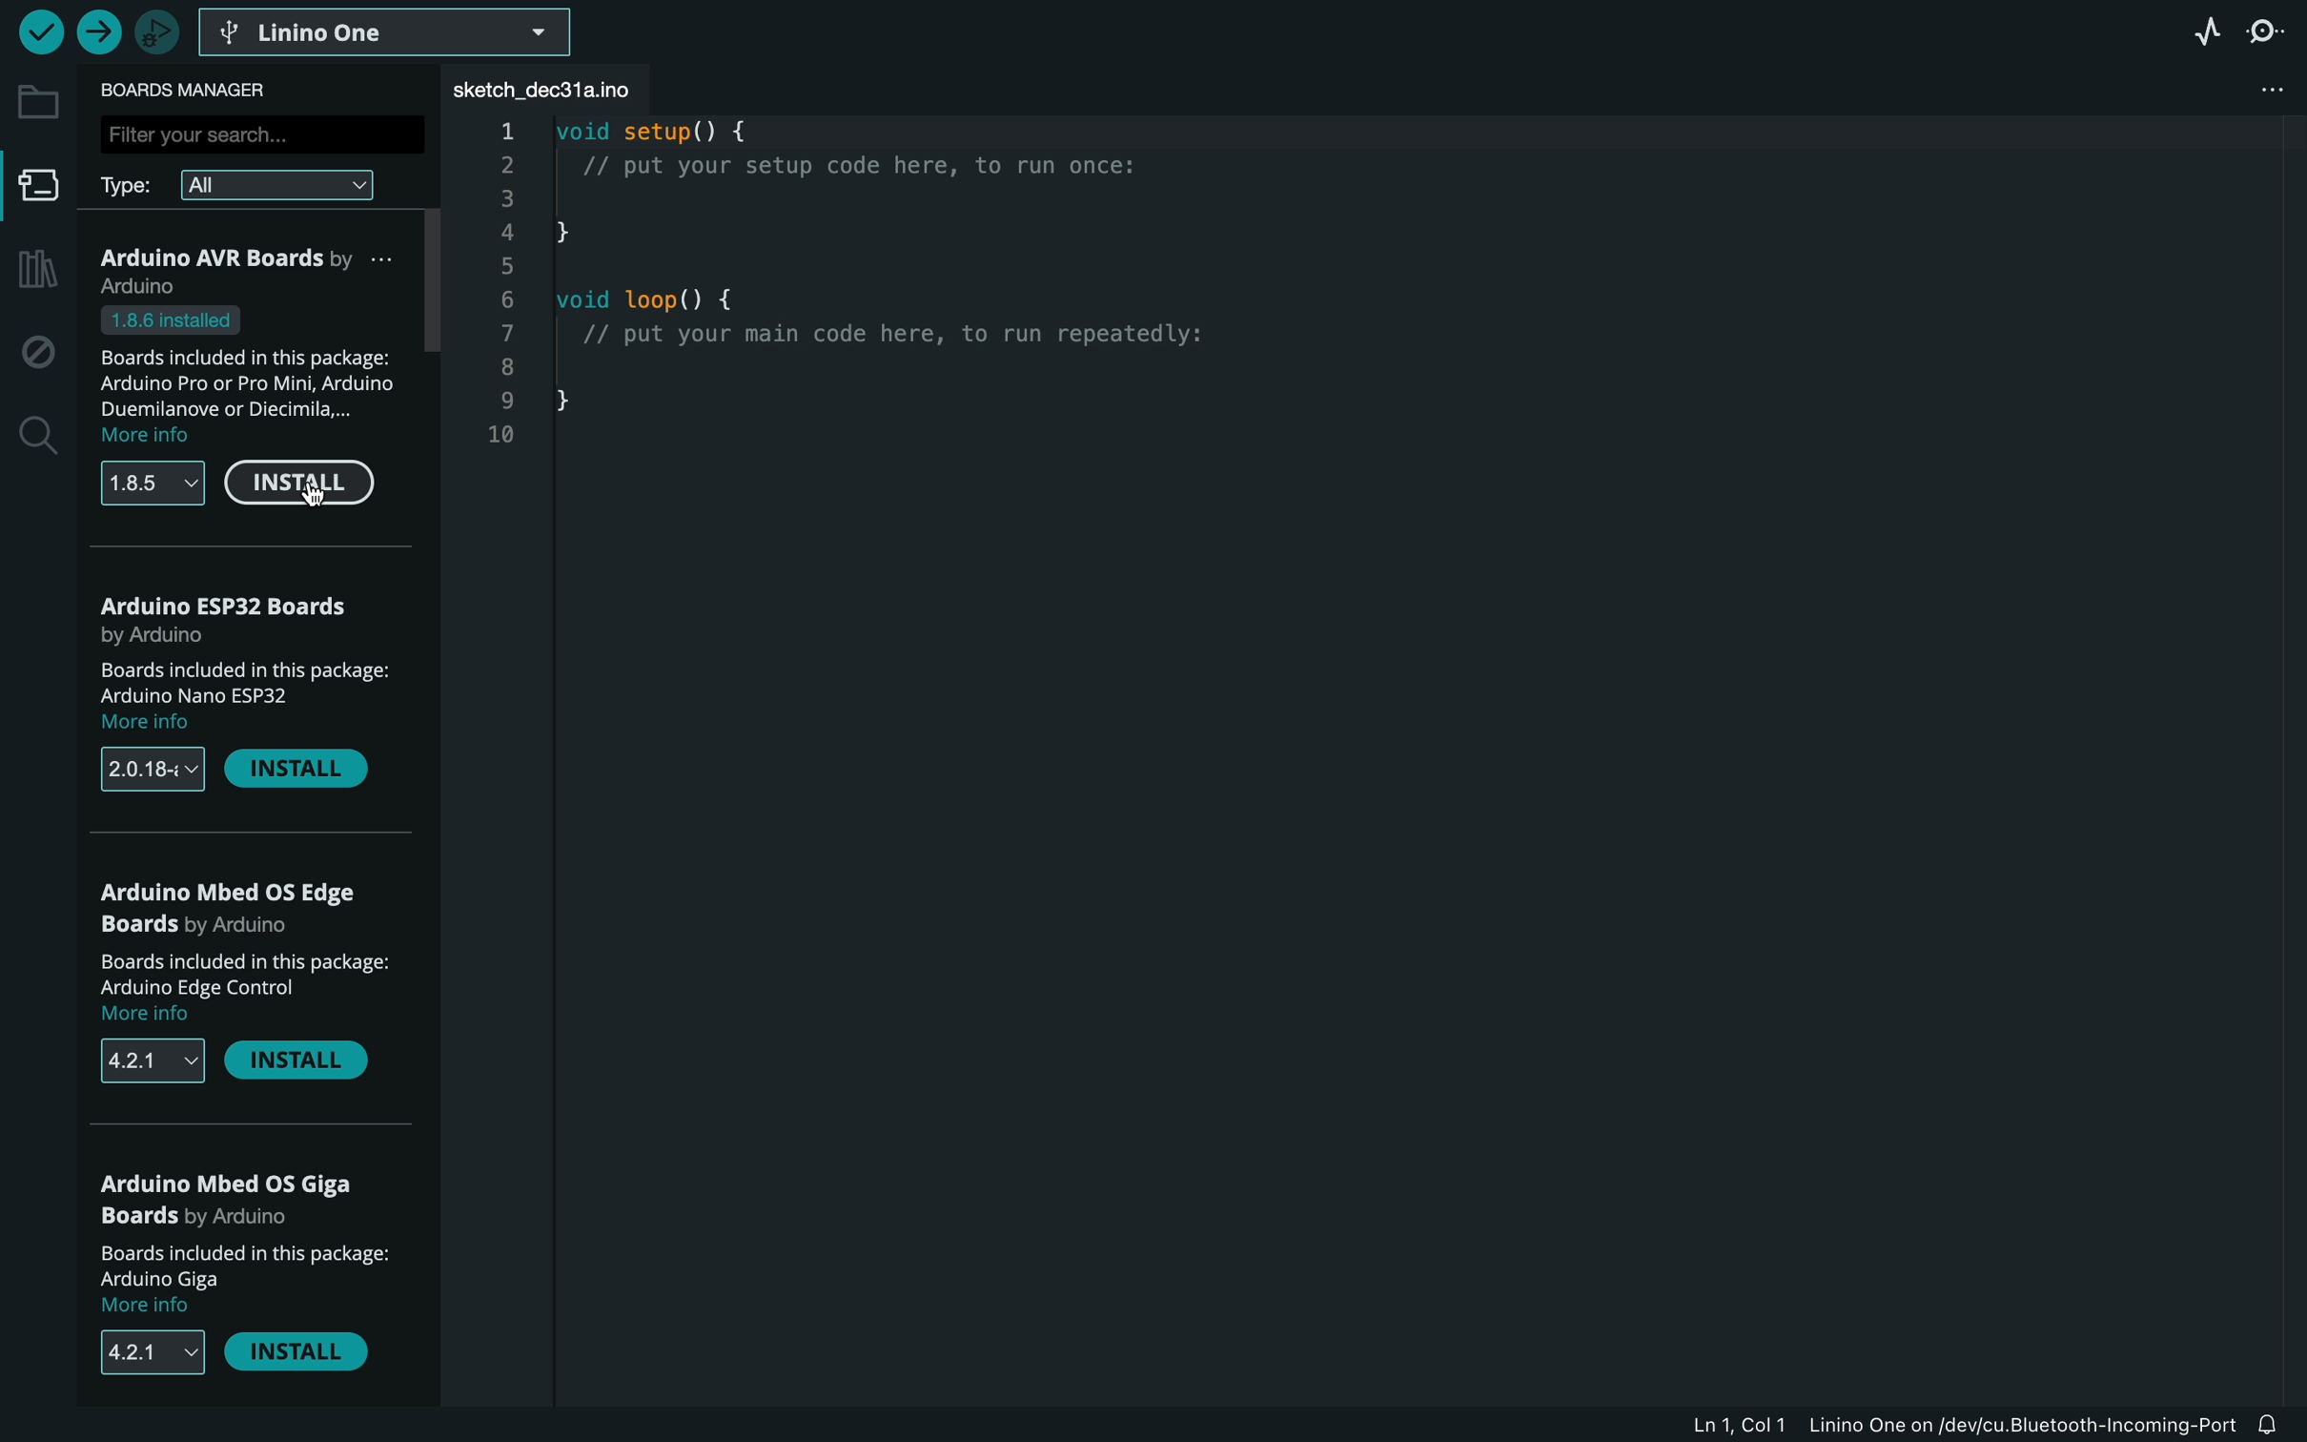 The width and height of the screenshot is (2307, 1442). Describe the element at coordinates (195, 90) in the screenshot. I see `board manager` at that location.